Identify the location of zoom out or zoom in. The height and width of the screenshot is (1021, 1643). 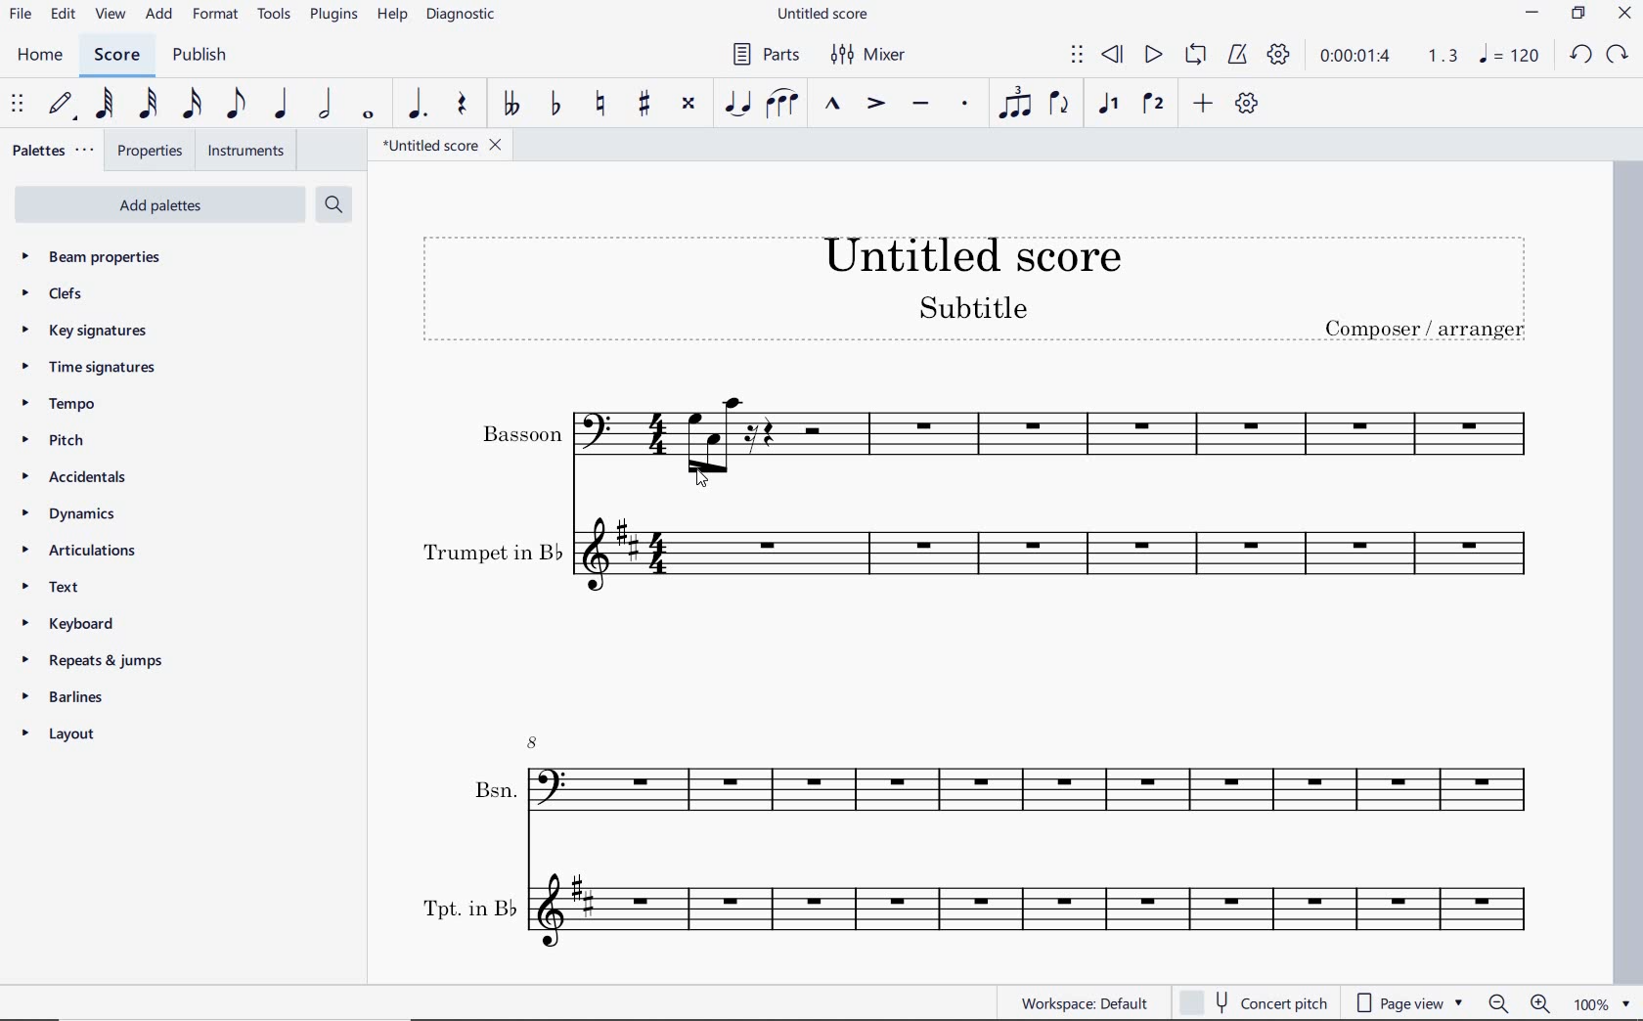
(1520, 1001).